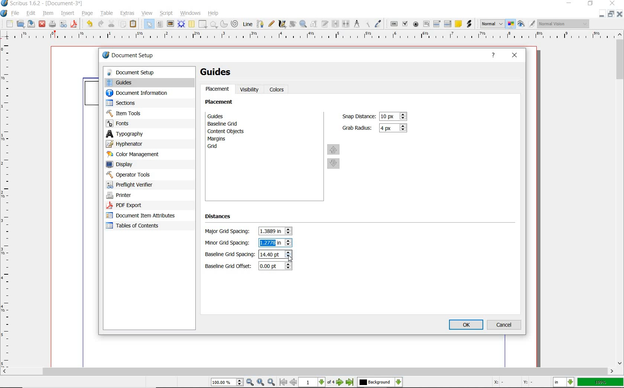  I want to click on pdf radio button, so click(416, 24).